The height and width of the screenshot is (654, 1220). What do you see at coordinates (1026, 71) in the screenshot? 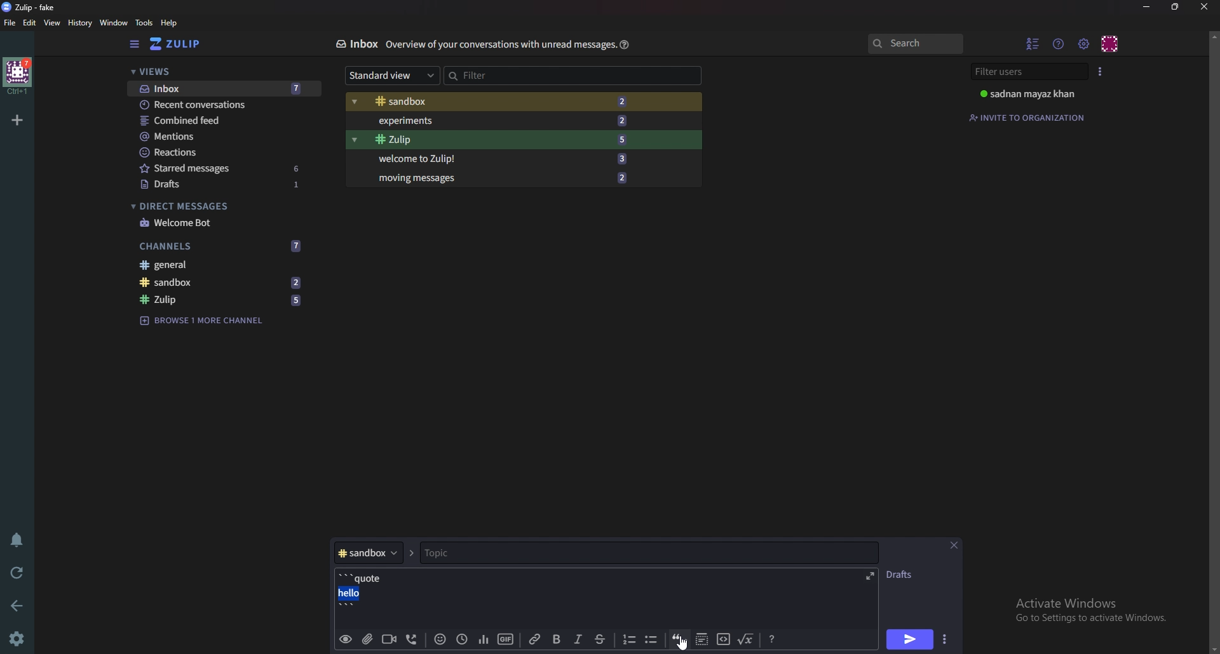
I see `Filter users` at bounding box center [1026, 71].